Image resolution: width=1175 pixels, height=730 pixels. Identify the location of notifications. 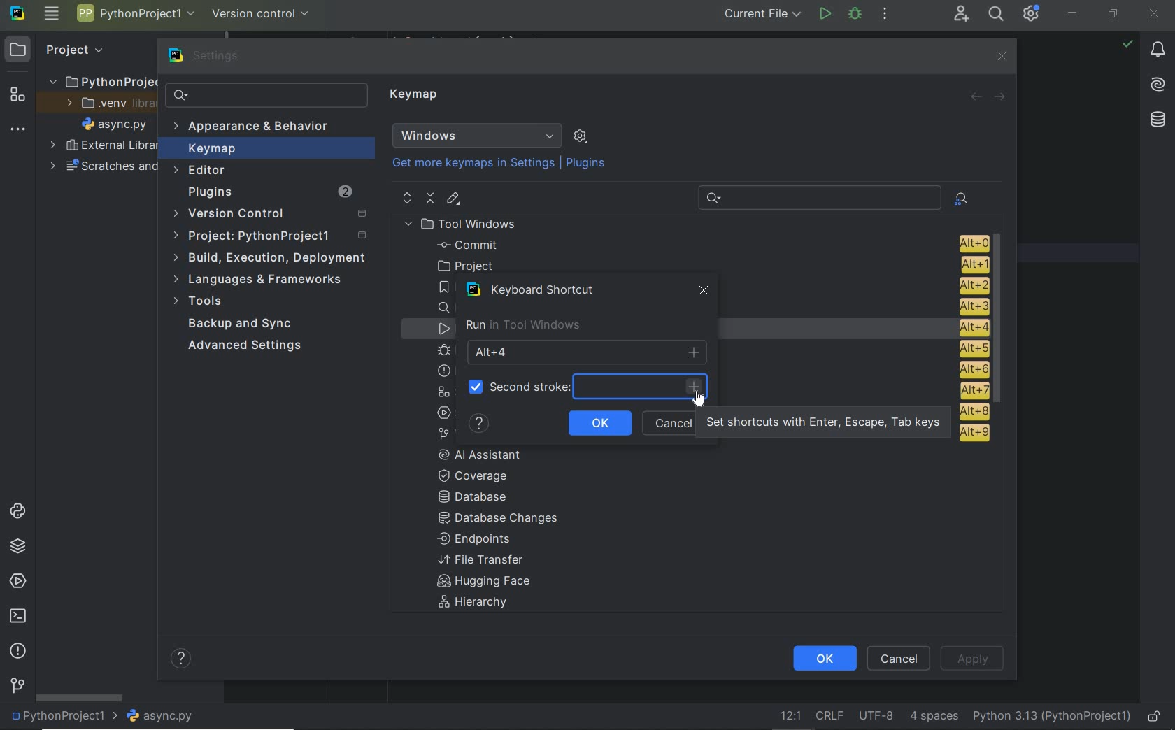
(1158, 50).